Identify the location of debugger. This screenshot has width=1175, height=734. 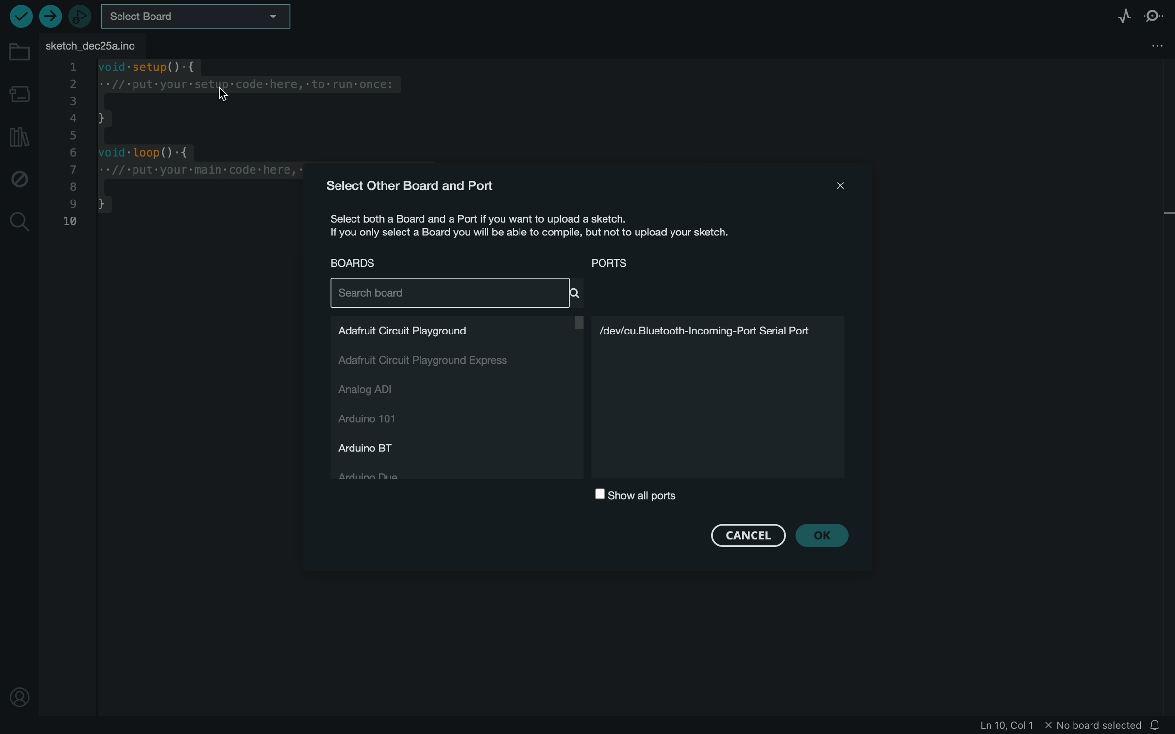
(80, 16).